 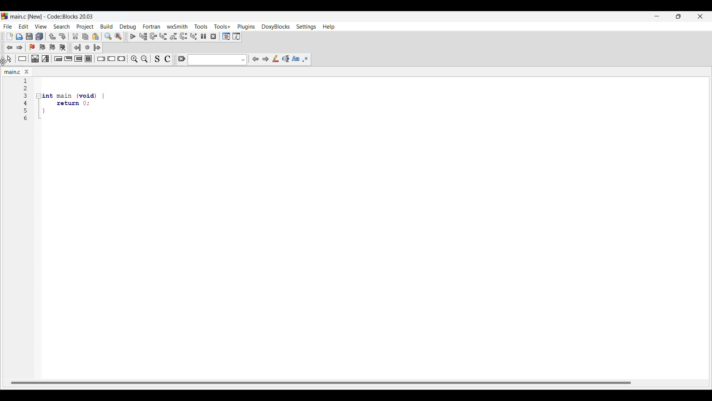 What do you see at coordinates (75, 36) in the screenshot?
I see `Cut` at bounding box center [75, 36].